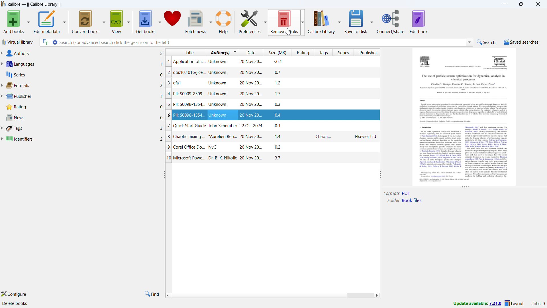 The image size is (547, 308). Describe the element at coordinates (495, 304) in the screenshot. I see `7.21.0` at that location.